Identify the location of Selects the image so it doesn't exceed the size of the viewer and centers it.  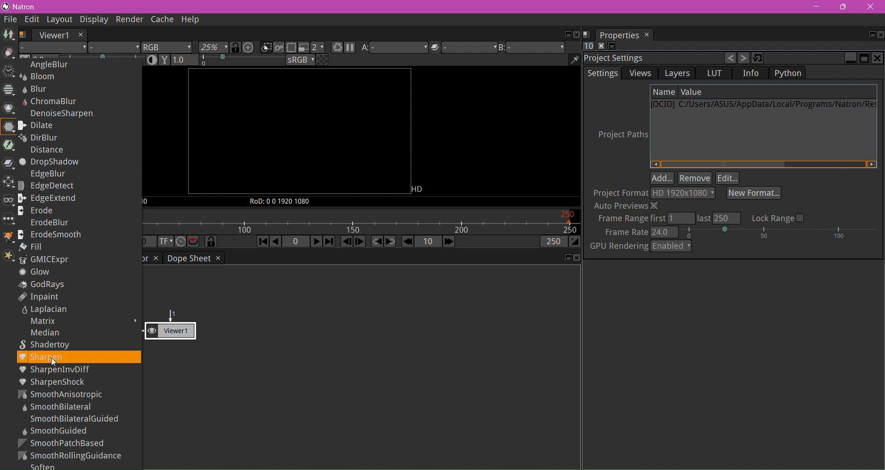
(249, 47).